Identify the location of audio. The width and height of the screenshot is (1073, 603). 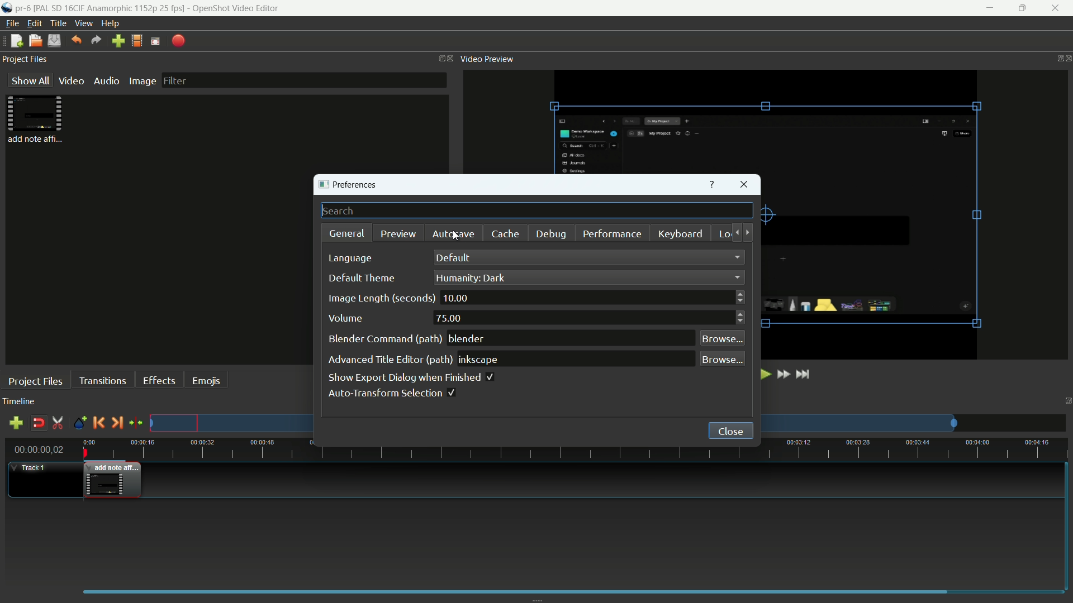
(107, 80).